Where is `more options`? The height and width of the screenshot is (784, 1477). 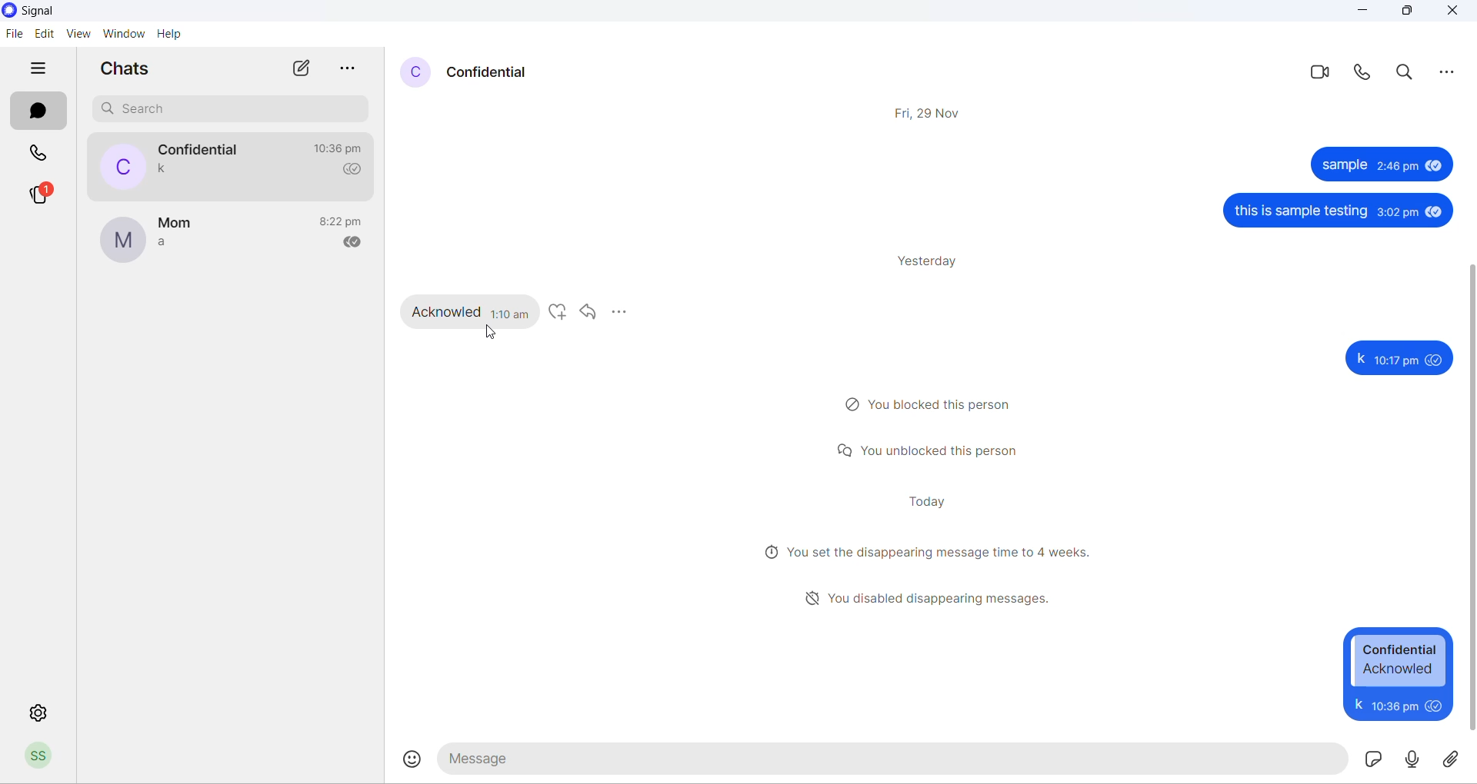 more options is located at coordinates (1452, 74).